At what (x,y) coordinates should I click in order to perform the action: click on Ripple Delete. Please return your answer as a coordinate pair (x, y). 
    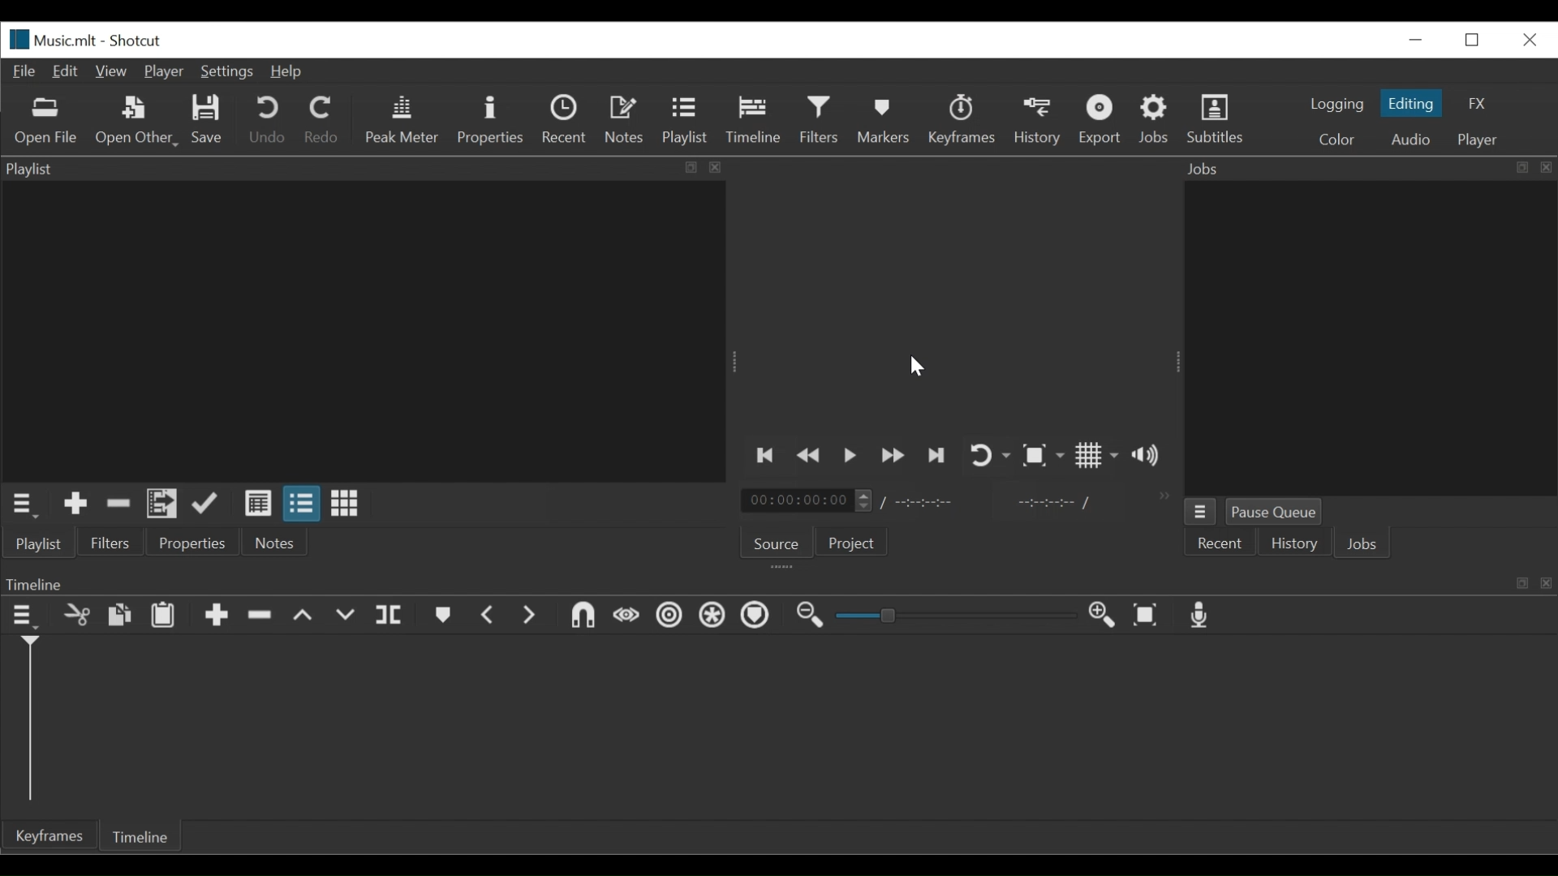
    Looking at the image, I should click on (265, 616).